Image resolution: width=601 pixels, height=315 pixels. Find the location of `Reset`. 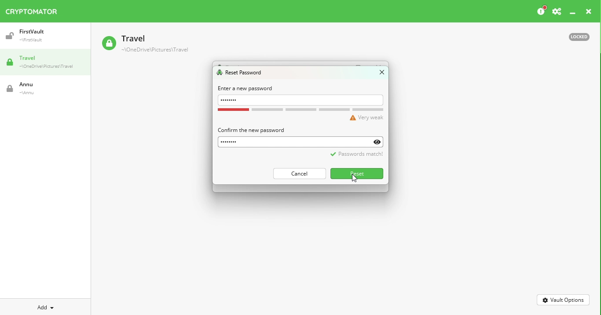

Reset is located at coordinates (358, 173).